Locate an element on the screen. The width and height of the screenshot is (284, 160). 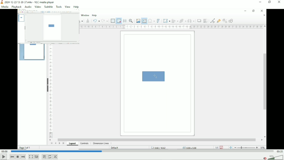
Minimize is located at coordinates (261, 2).